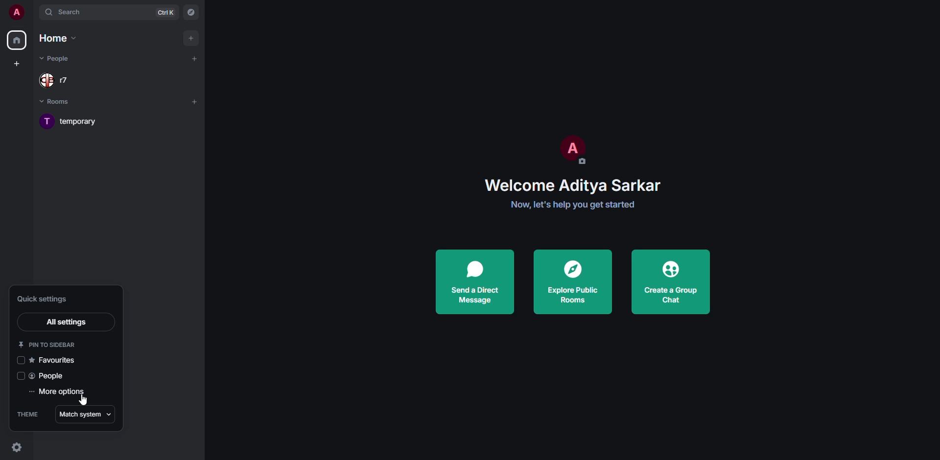  What do you see at coordinates (50, 345) in the screenshot?
I see `pin to sidebar` at bounding box center [50, 345].